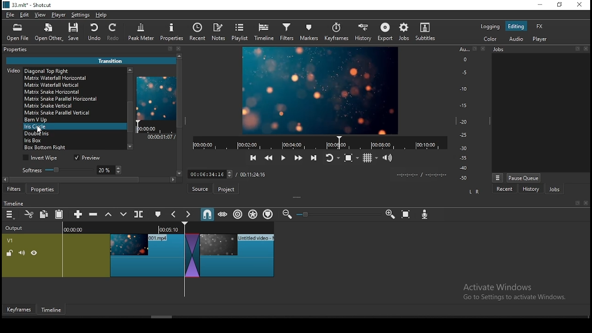 The width and height of the screenshot is (592, 333). I want to click on create/edit marker, so click(159, 215).